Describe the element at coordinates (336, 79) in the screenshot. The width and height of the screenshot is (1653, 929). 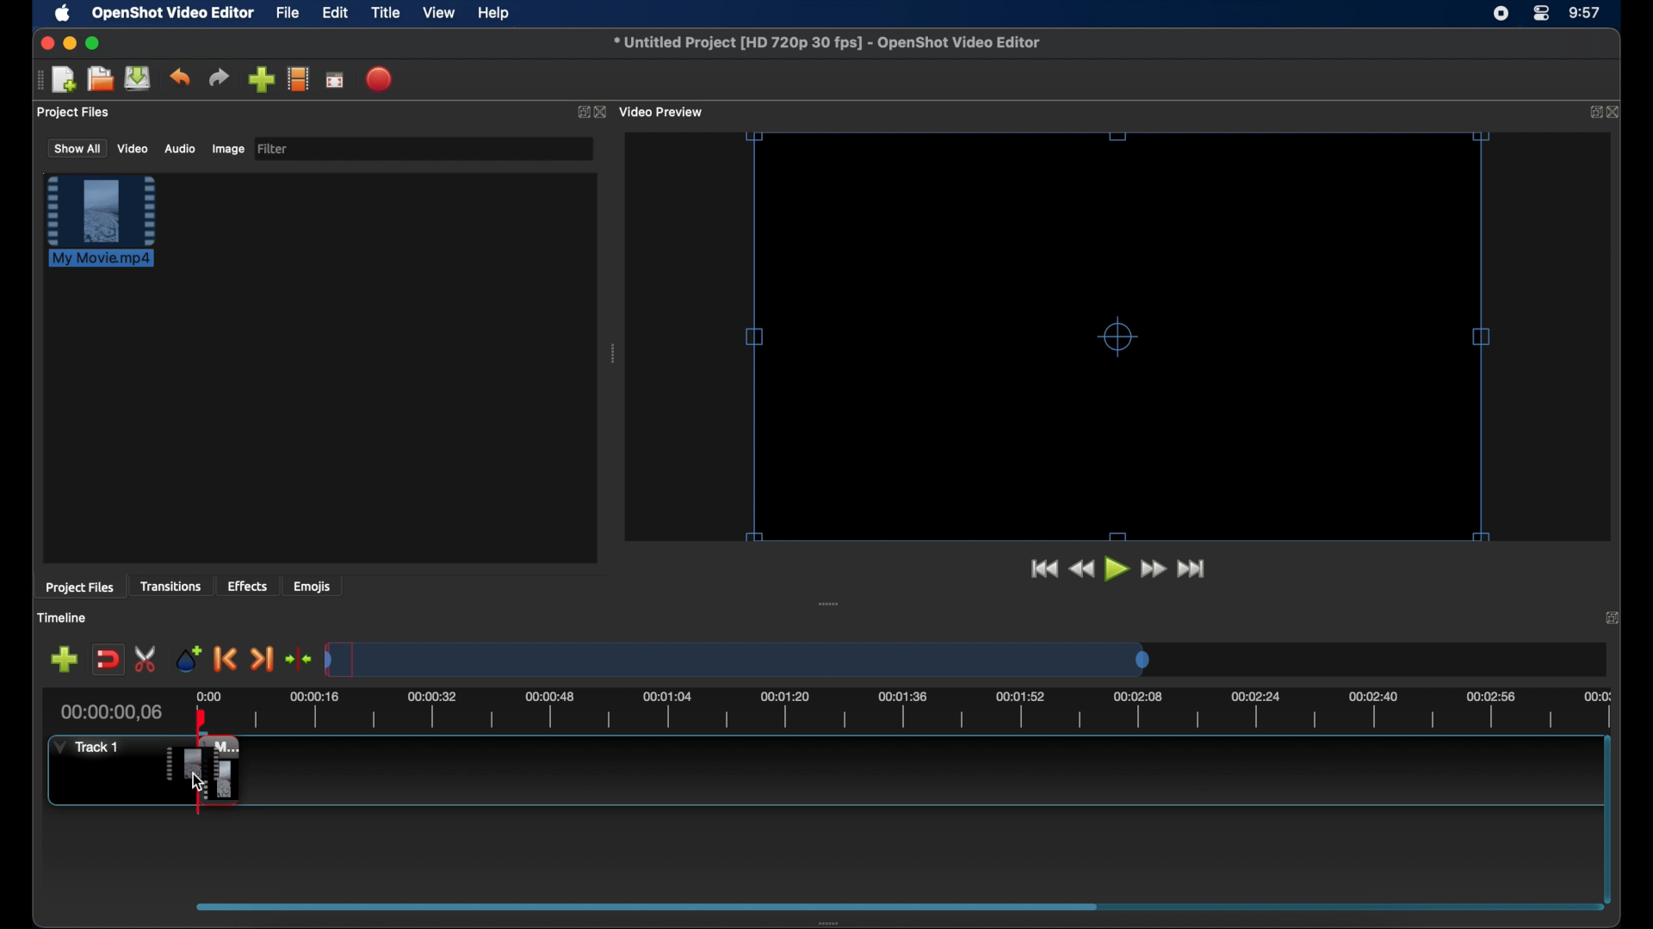
I see `full screen` at that location.